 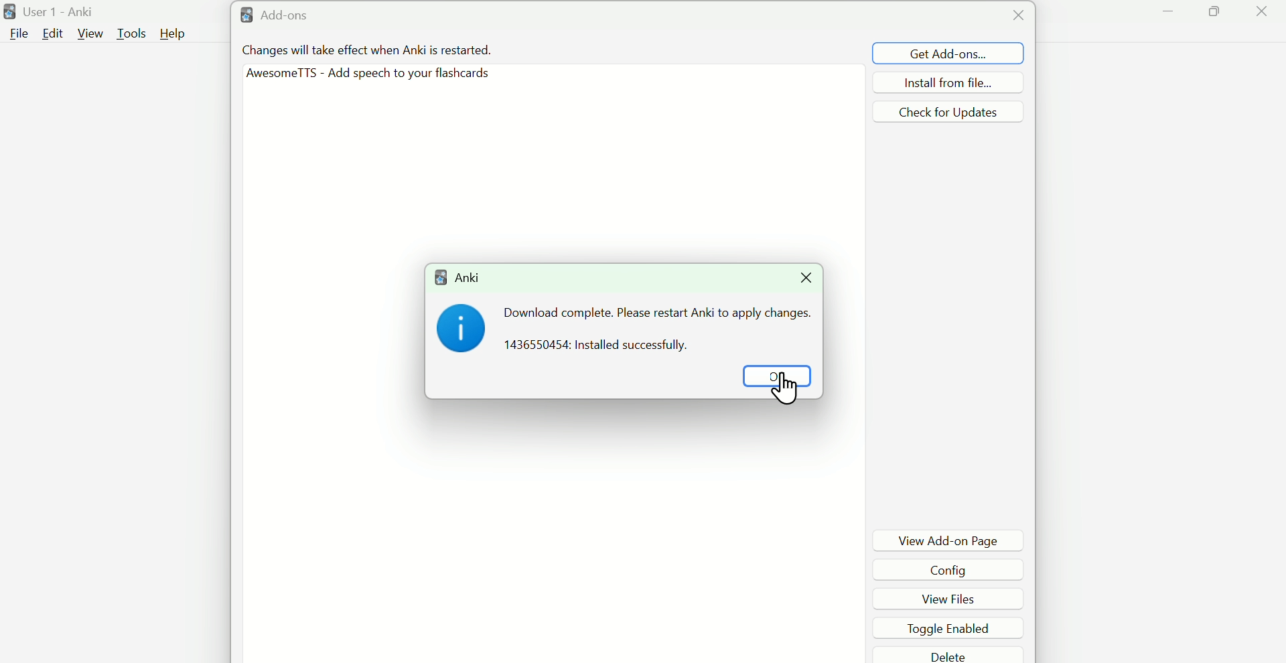 What do you see at coordinates (296, 17) in the screenshot?
I see `& Add-ons` at bounding box center [296, 17].